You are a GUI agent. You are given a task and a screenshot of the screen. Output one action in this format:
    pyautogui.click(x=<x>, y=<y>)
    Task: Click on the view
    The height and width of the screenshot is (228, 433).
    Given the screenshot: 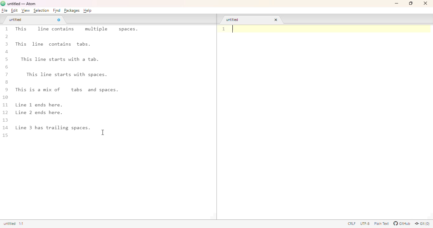 What is the action you would take?
    pyautogui.click(x=25, y=11)
    